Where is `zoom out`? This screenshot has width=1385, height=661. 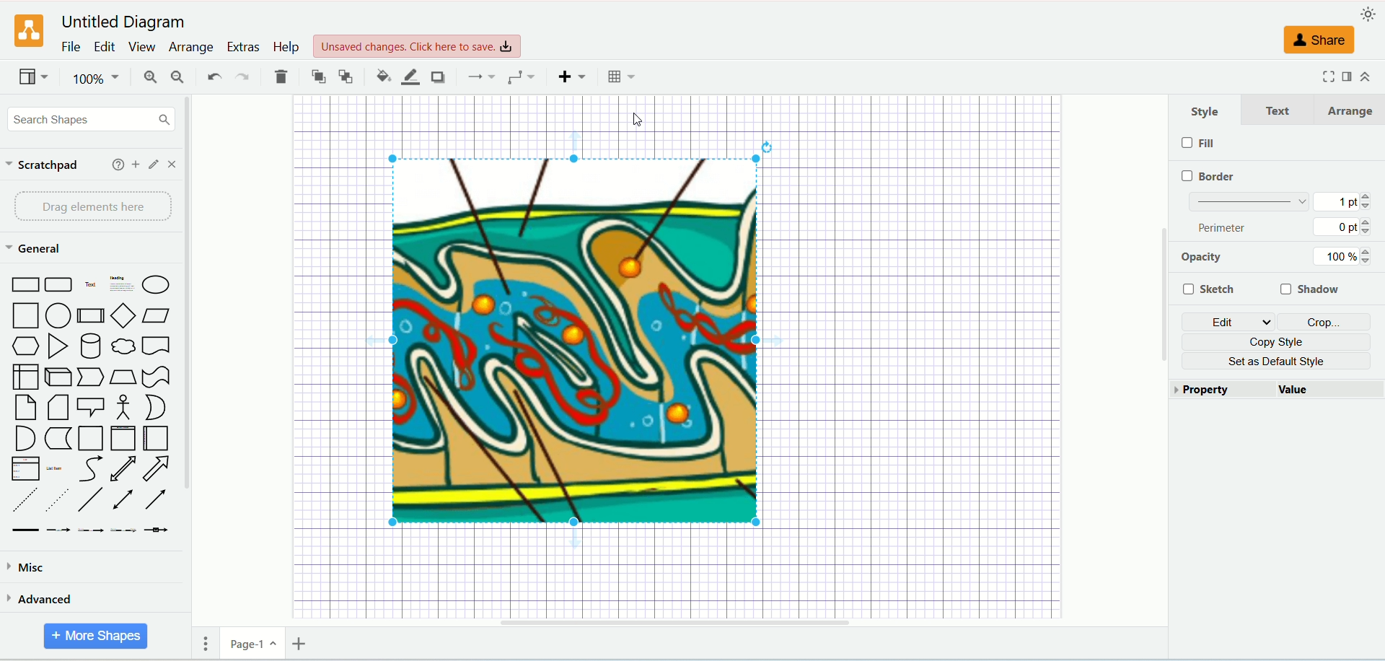 zoom out is located at coordinates (175, 79).